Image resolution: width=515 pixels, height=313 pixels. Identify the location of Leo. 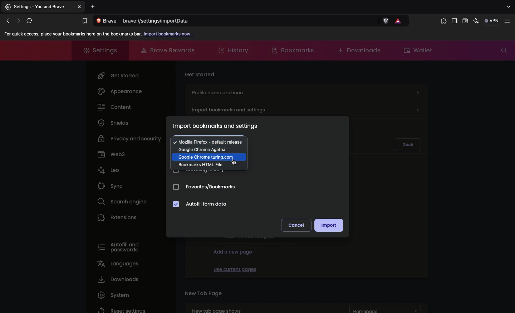
(108, 168).